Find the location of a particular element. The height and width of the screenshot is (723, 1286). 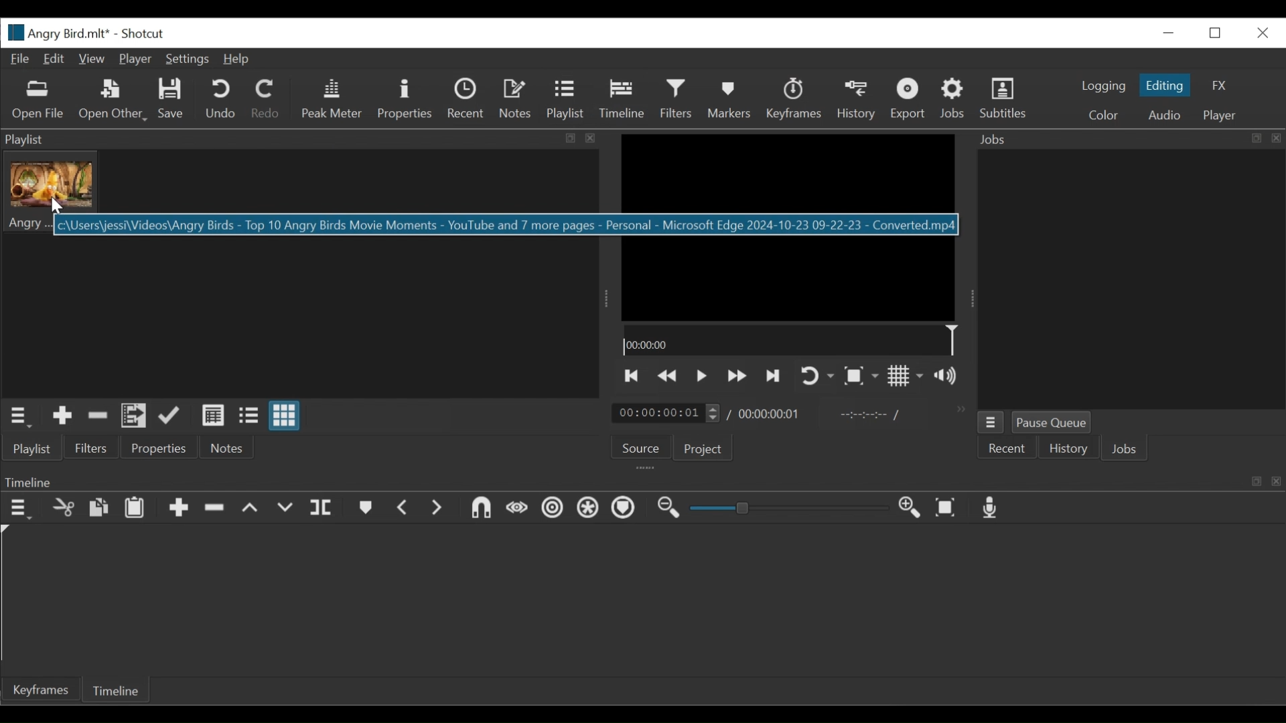

Recent is located at coordinates (1006, 448).